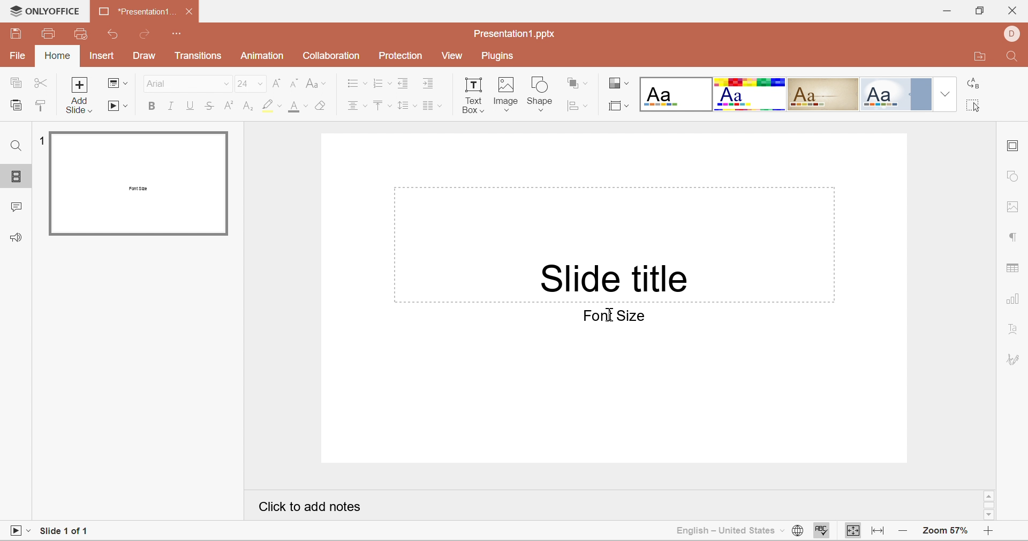 The height and width of the screenshot is (541, 1028). What do you see at coordinates (152, 106) in the screenshot?
I see `Bold` at bounding box center [152, 106].